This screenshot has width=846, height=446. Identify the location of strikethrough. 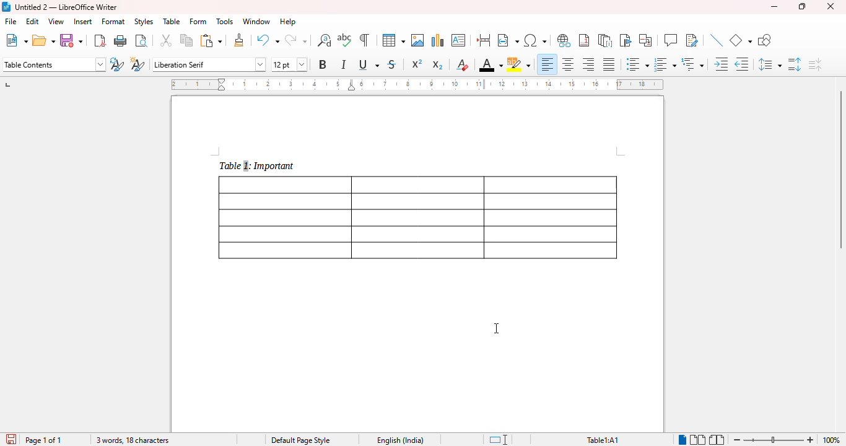
(392, 65).